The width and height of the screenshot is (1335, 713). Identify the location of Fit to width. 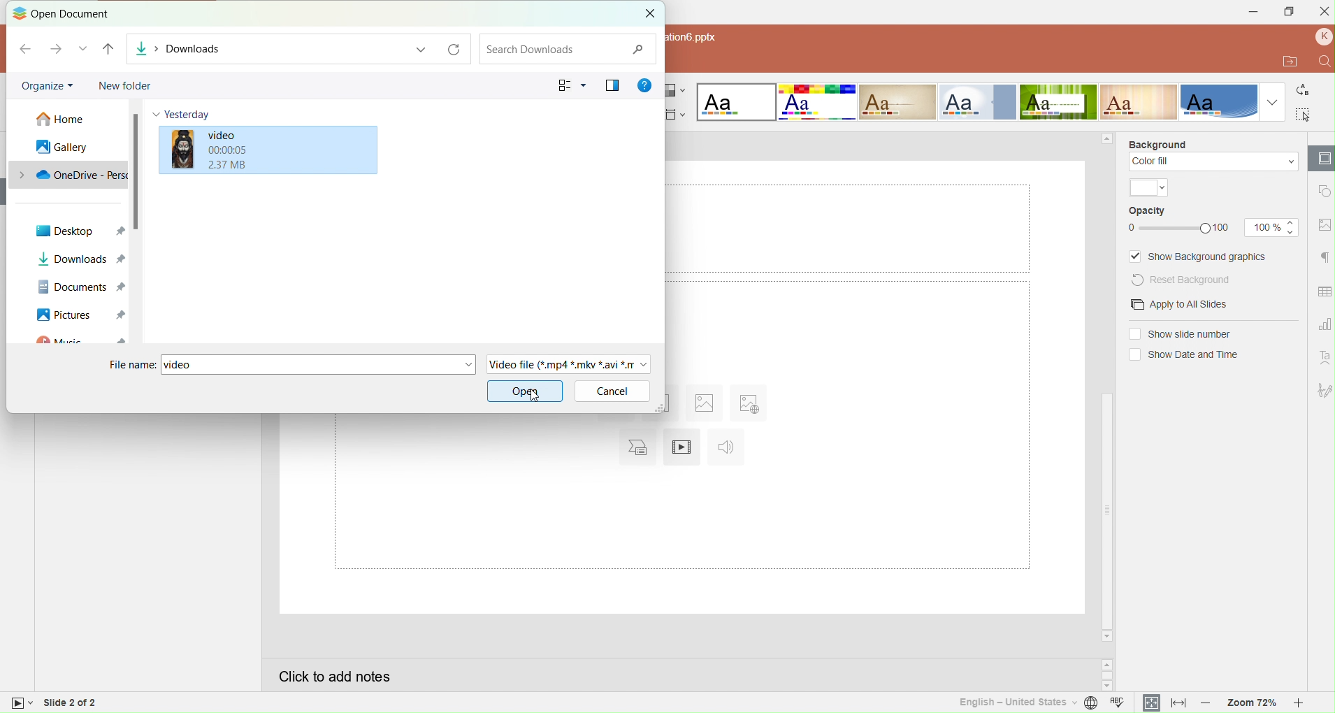
(1176, 703).